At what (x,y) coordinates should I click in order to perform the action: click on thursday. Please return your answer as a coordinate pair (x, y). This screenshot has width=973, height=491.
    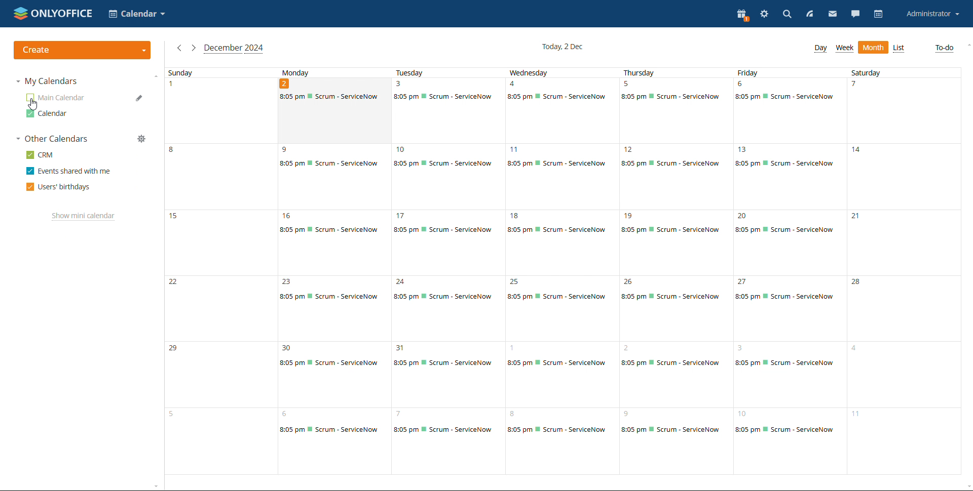
    Looking at the image, I should click on (678, 271).